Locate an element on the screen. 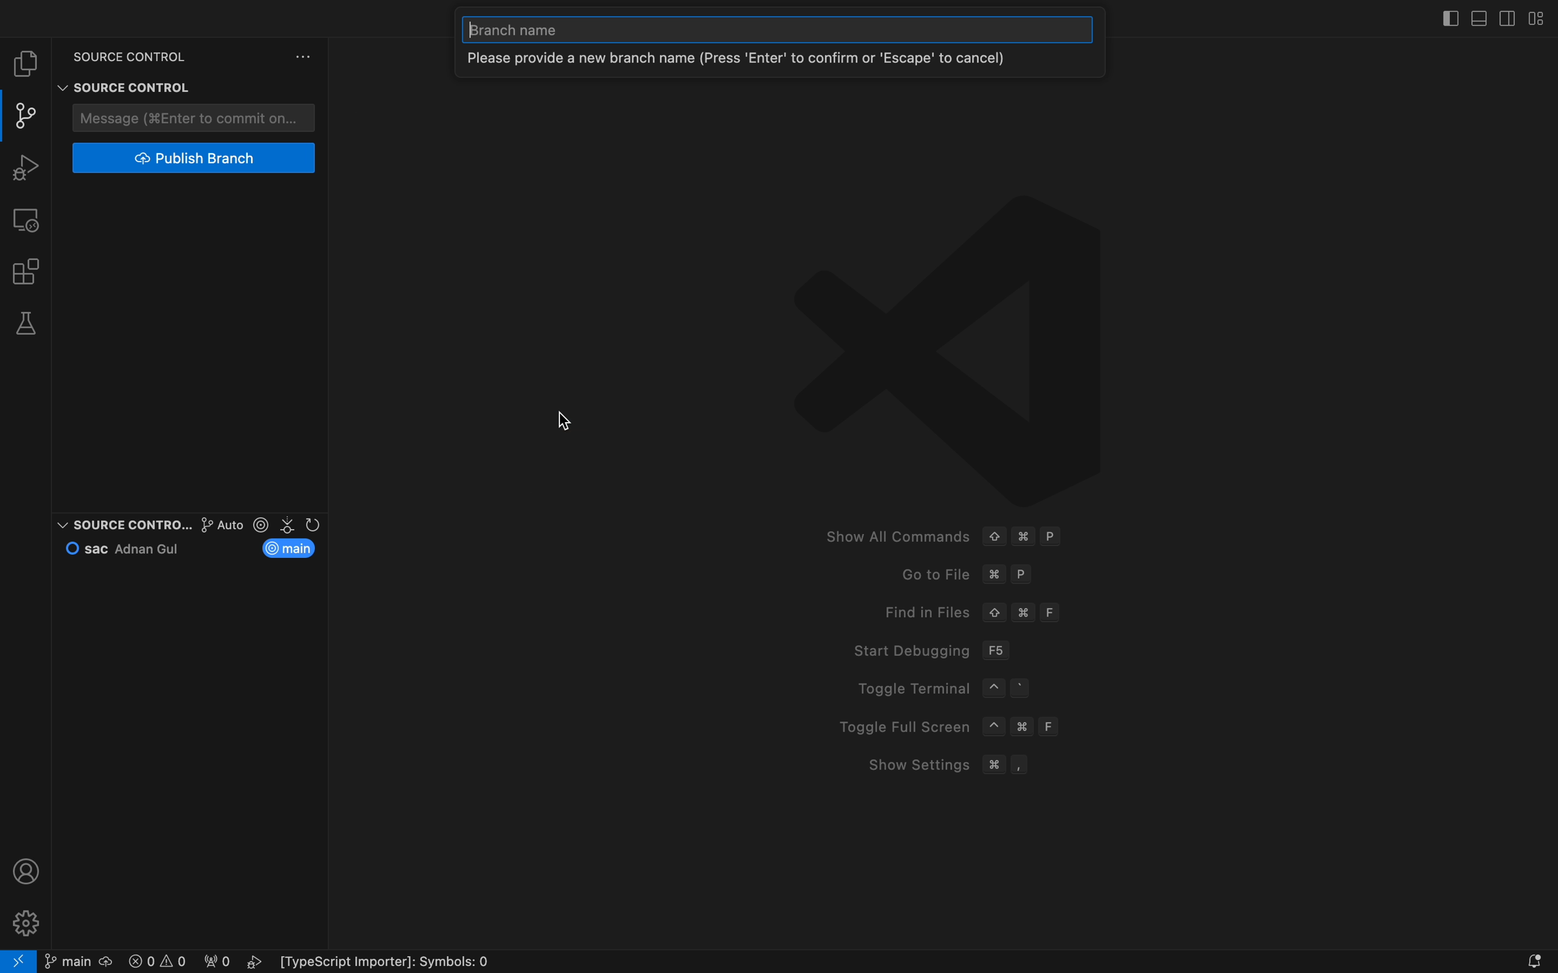 Image resolution: width=1558 pixels, height=973 pixels. version control section is located at coordinates (289, 524).